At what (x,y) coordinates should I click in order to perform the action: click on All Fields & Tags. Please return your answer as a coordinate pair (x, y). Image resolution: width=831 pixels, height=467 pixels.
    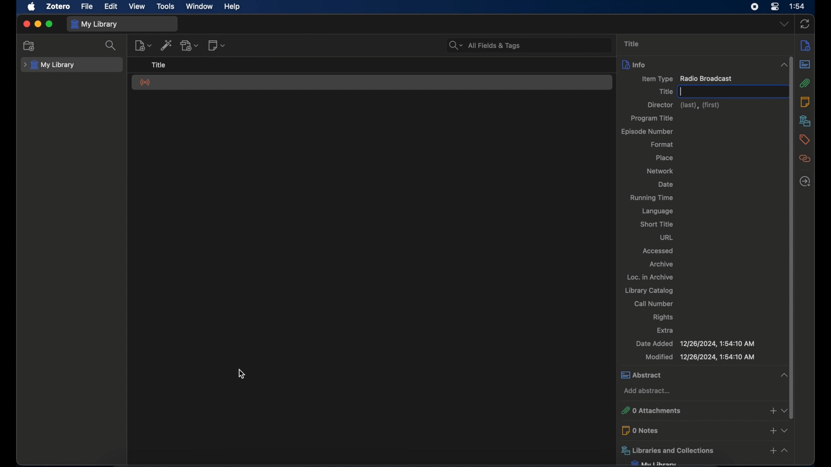
    Looking at the image, I should click on (528, 44).